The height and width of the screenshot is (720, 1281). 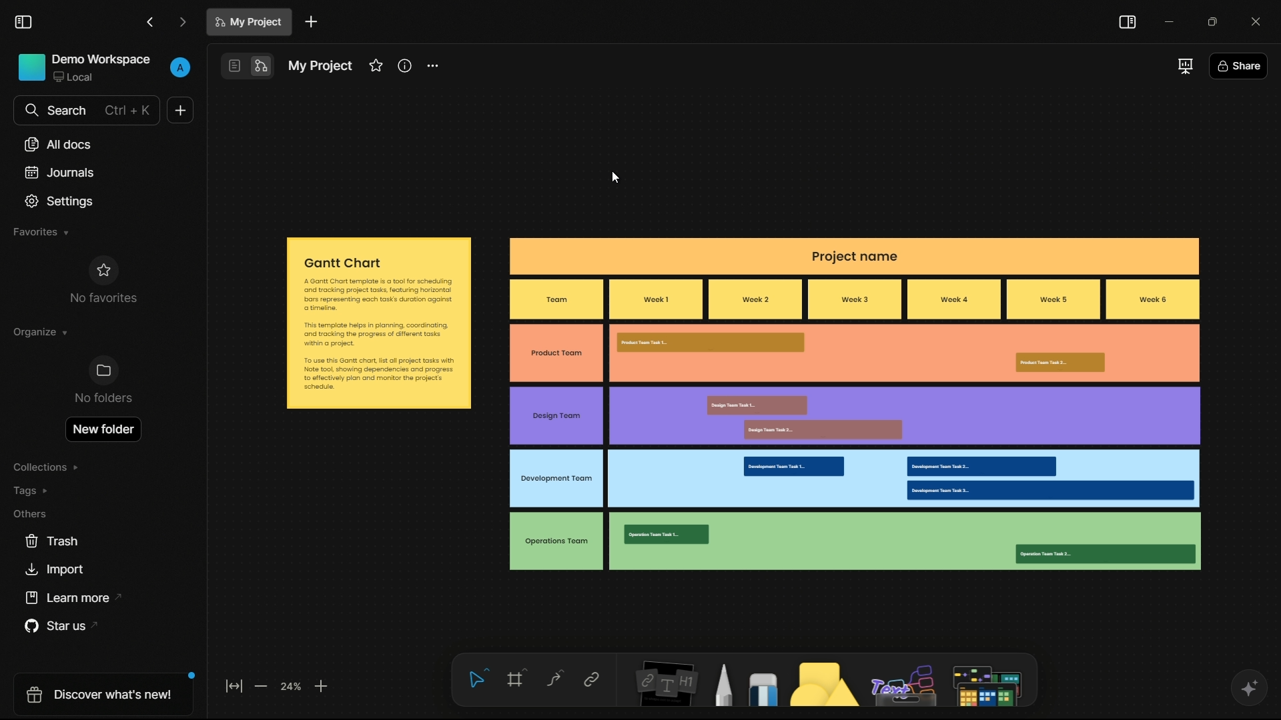 I want to click on link, so click(x=591, y=681).